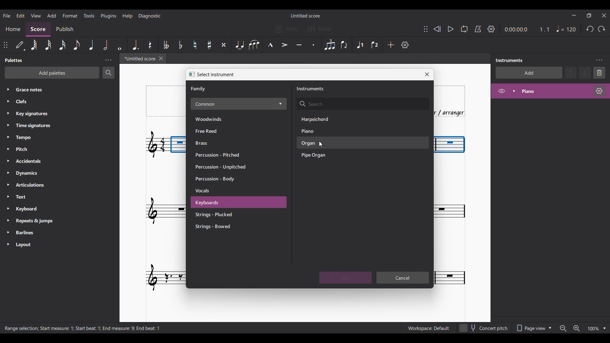  Describe the element at coordinates (224, 45) in the screenshot. I see `Toggle double sharp` at that location.